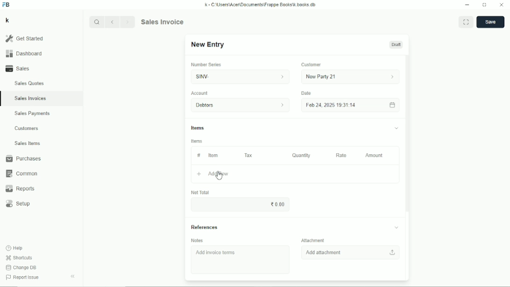 The image size is (510, 287). I want to click on Quantity, so click(301, 155).